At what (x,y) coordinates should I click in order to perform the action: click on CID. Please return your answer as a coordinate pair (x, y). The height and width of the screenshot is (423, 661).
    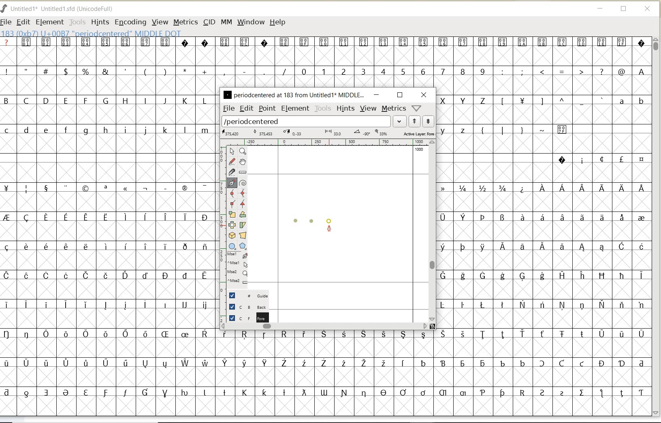
    Looking at the image, I should click on (209, 23).